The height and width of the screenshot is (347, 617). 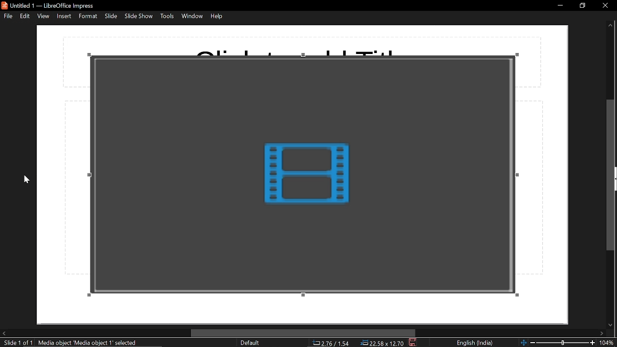 What do you see at coordinates (52, 5) in the screenshot?
I see `p Untitled 1 — LibreOffice Impress` at bounding box center [52, 5].